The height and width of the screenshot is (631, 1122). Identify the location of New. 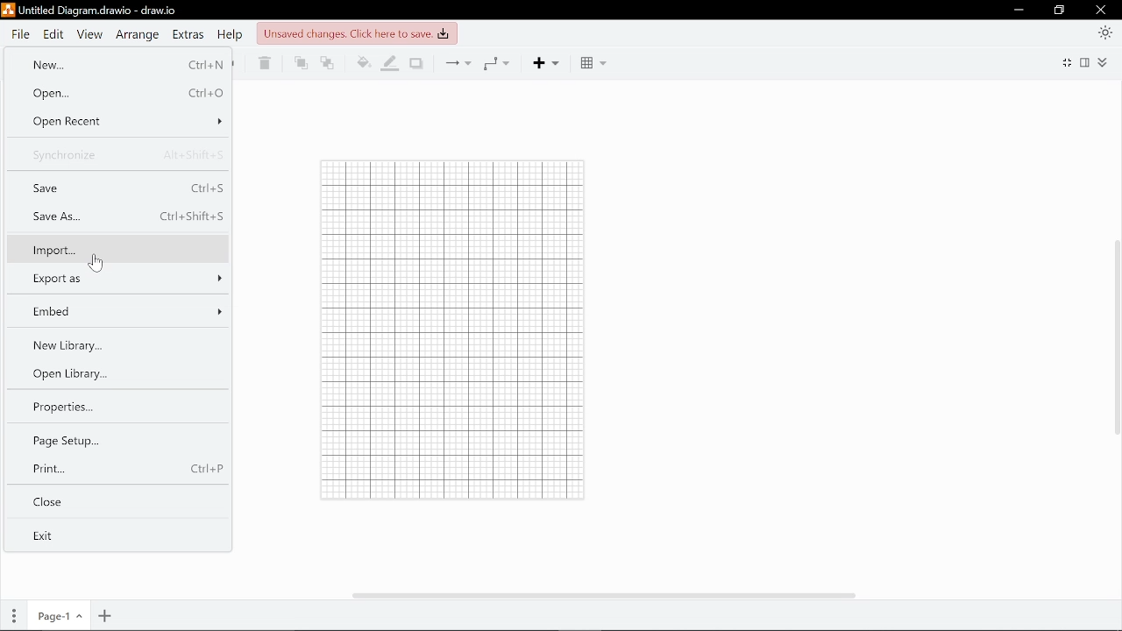
(119, 65).